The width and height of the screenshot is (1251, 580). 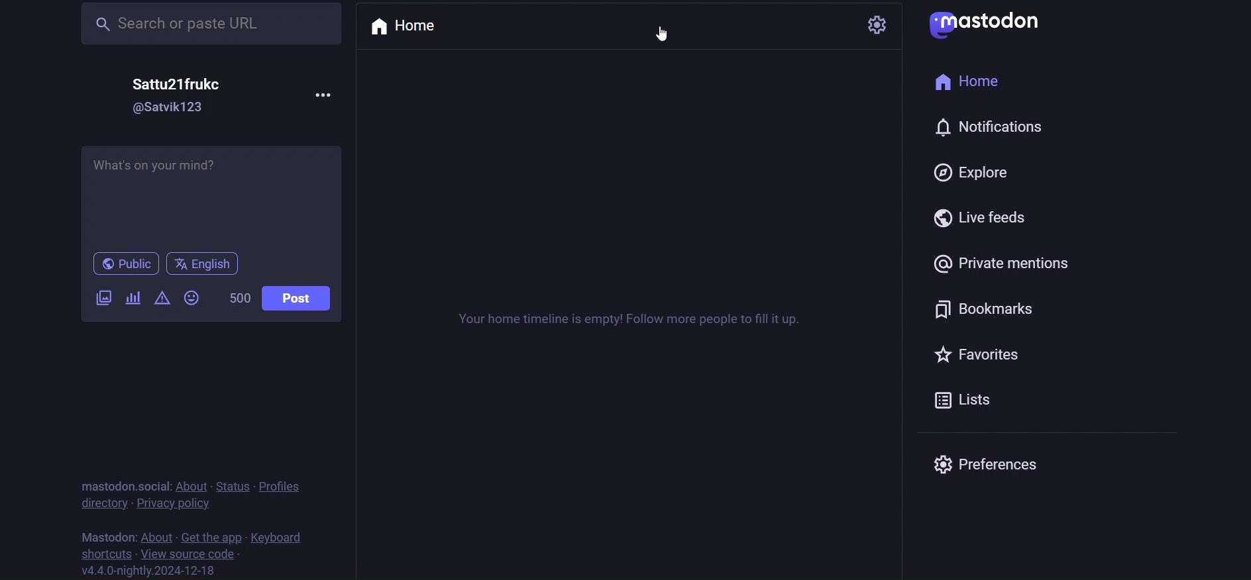 I want to click on directory, so click(x=100, y=503).